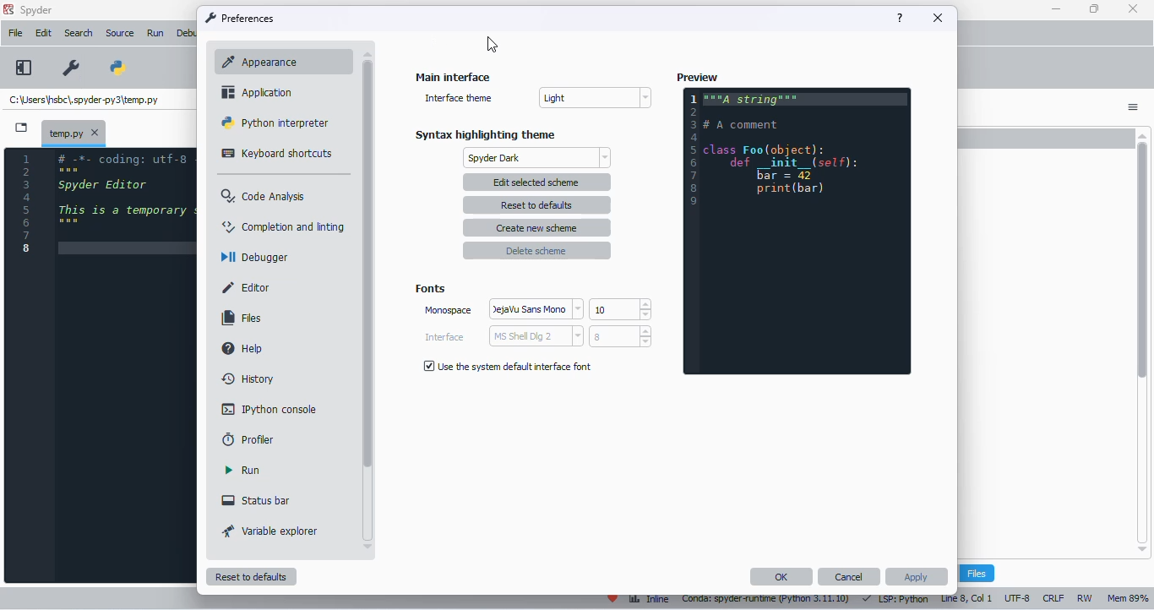  I want to click on delete scheme, so click(537, 251).